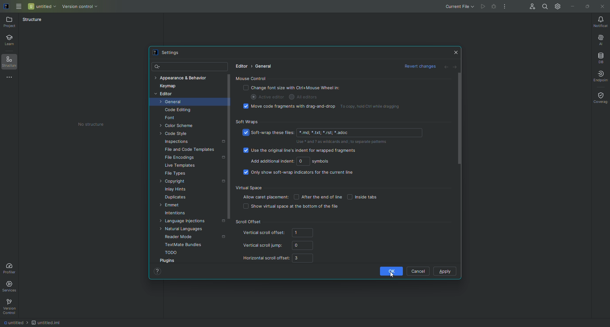 The width and height of the screenshot is (610, 327). Describe the element at coordinates (82, 7) in the screenshot. I see `Version control` at that location.